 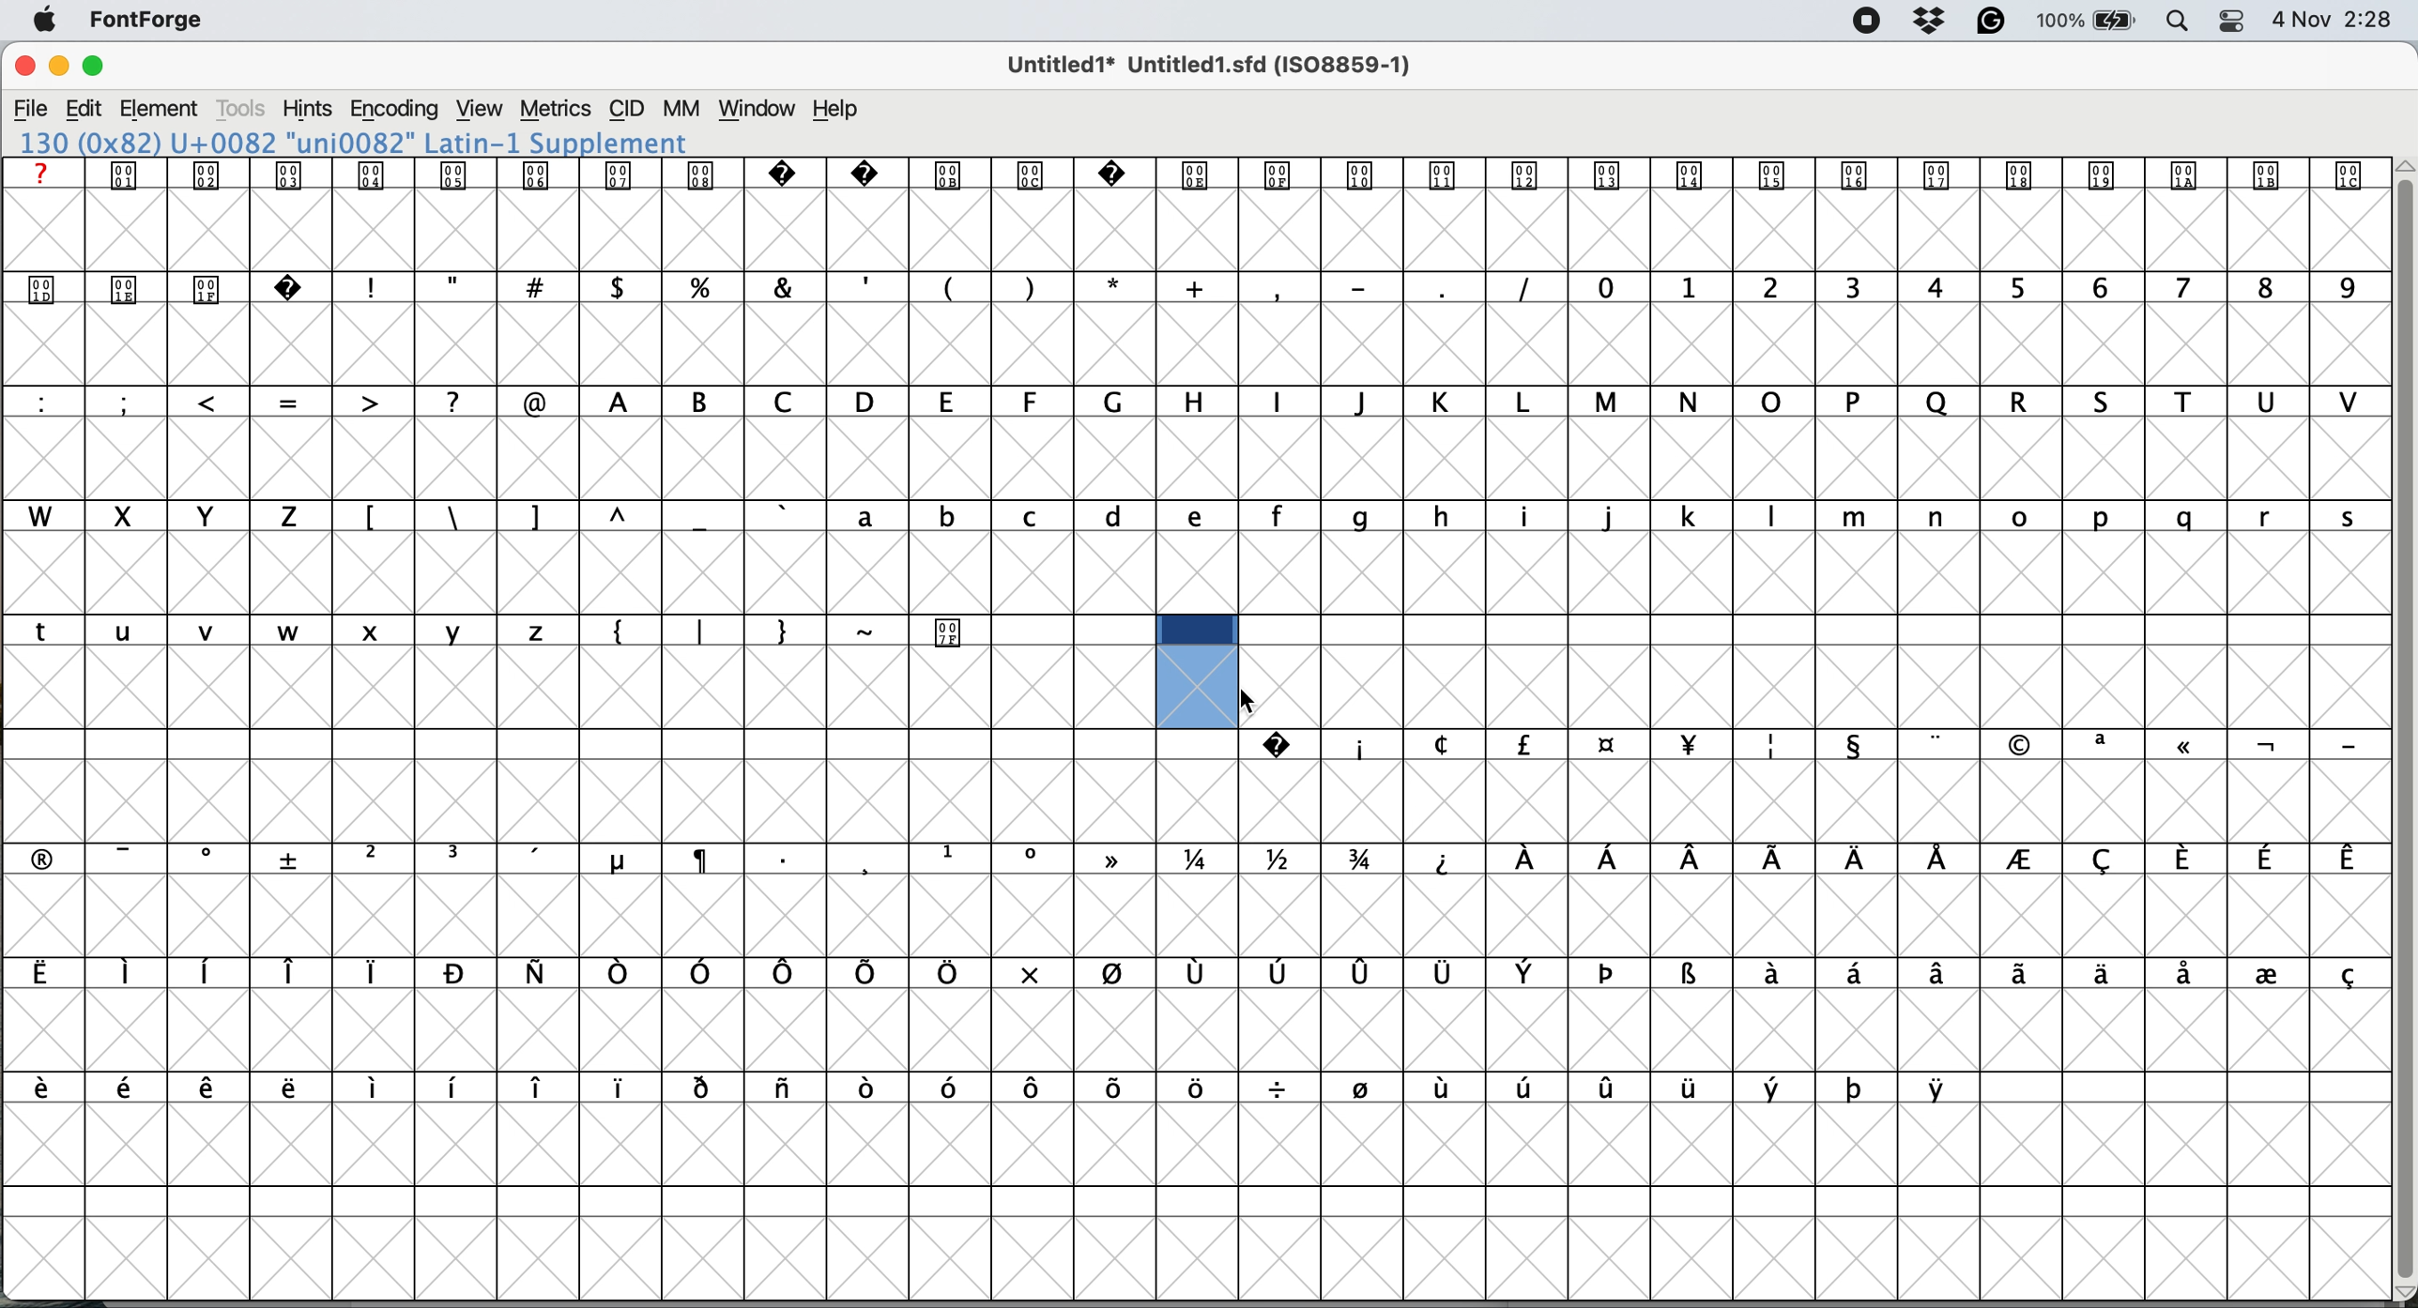 What do you see at coordinates (2084, 21) in the screenshot?
I see `battery` at bounding box center [2084, 21].